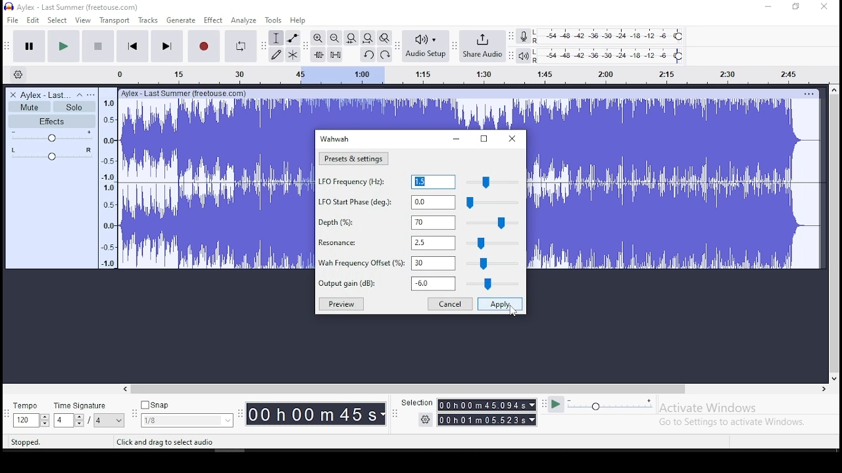  What do you see at coordinates (245, 20) in the screenshot?
I see `analyze` at bounding box center [245, 20].